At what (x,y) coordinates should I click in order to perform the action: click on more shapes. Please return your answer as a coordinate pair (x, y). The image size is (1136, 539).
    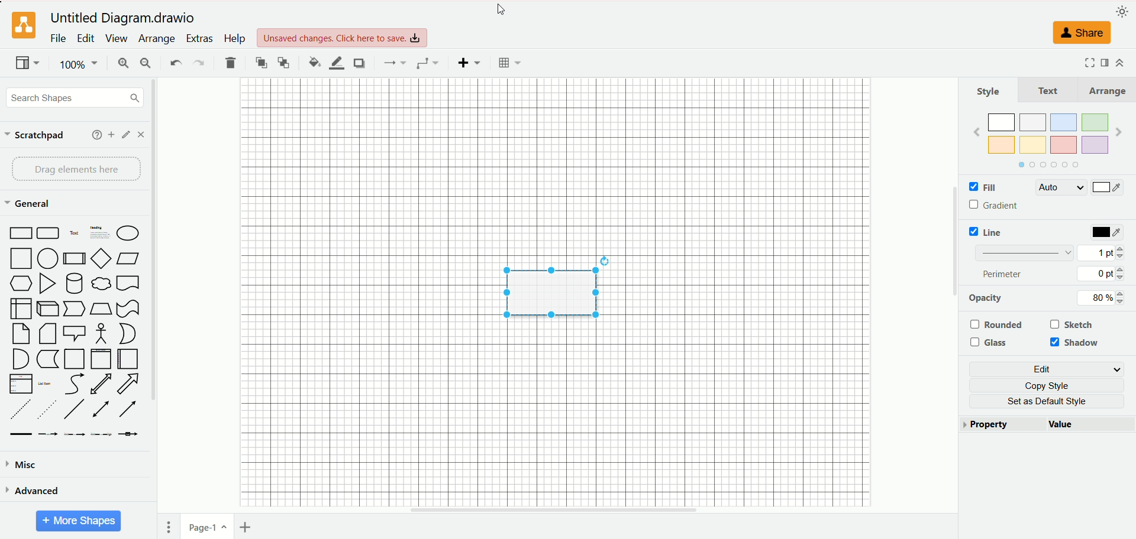
    Looking at the image, I should click on (79, 521).